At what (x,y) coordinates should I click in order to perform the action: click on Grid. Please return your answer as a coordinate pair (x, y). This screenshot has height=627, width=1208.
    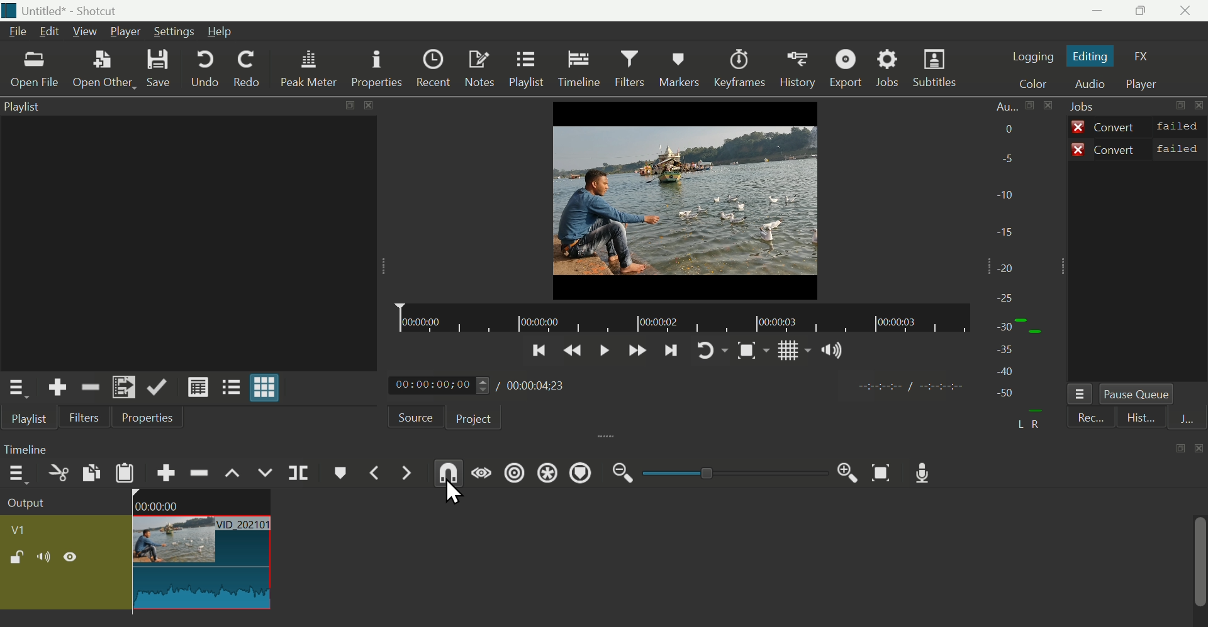
    Looking at the image, I should click on (787, 352).